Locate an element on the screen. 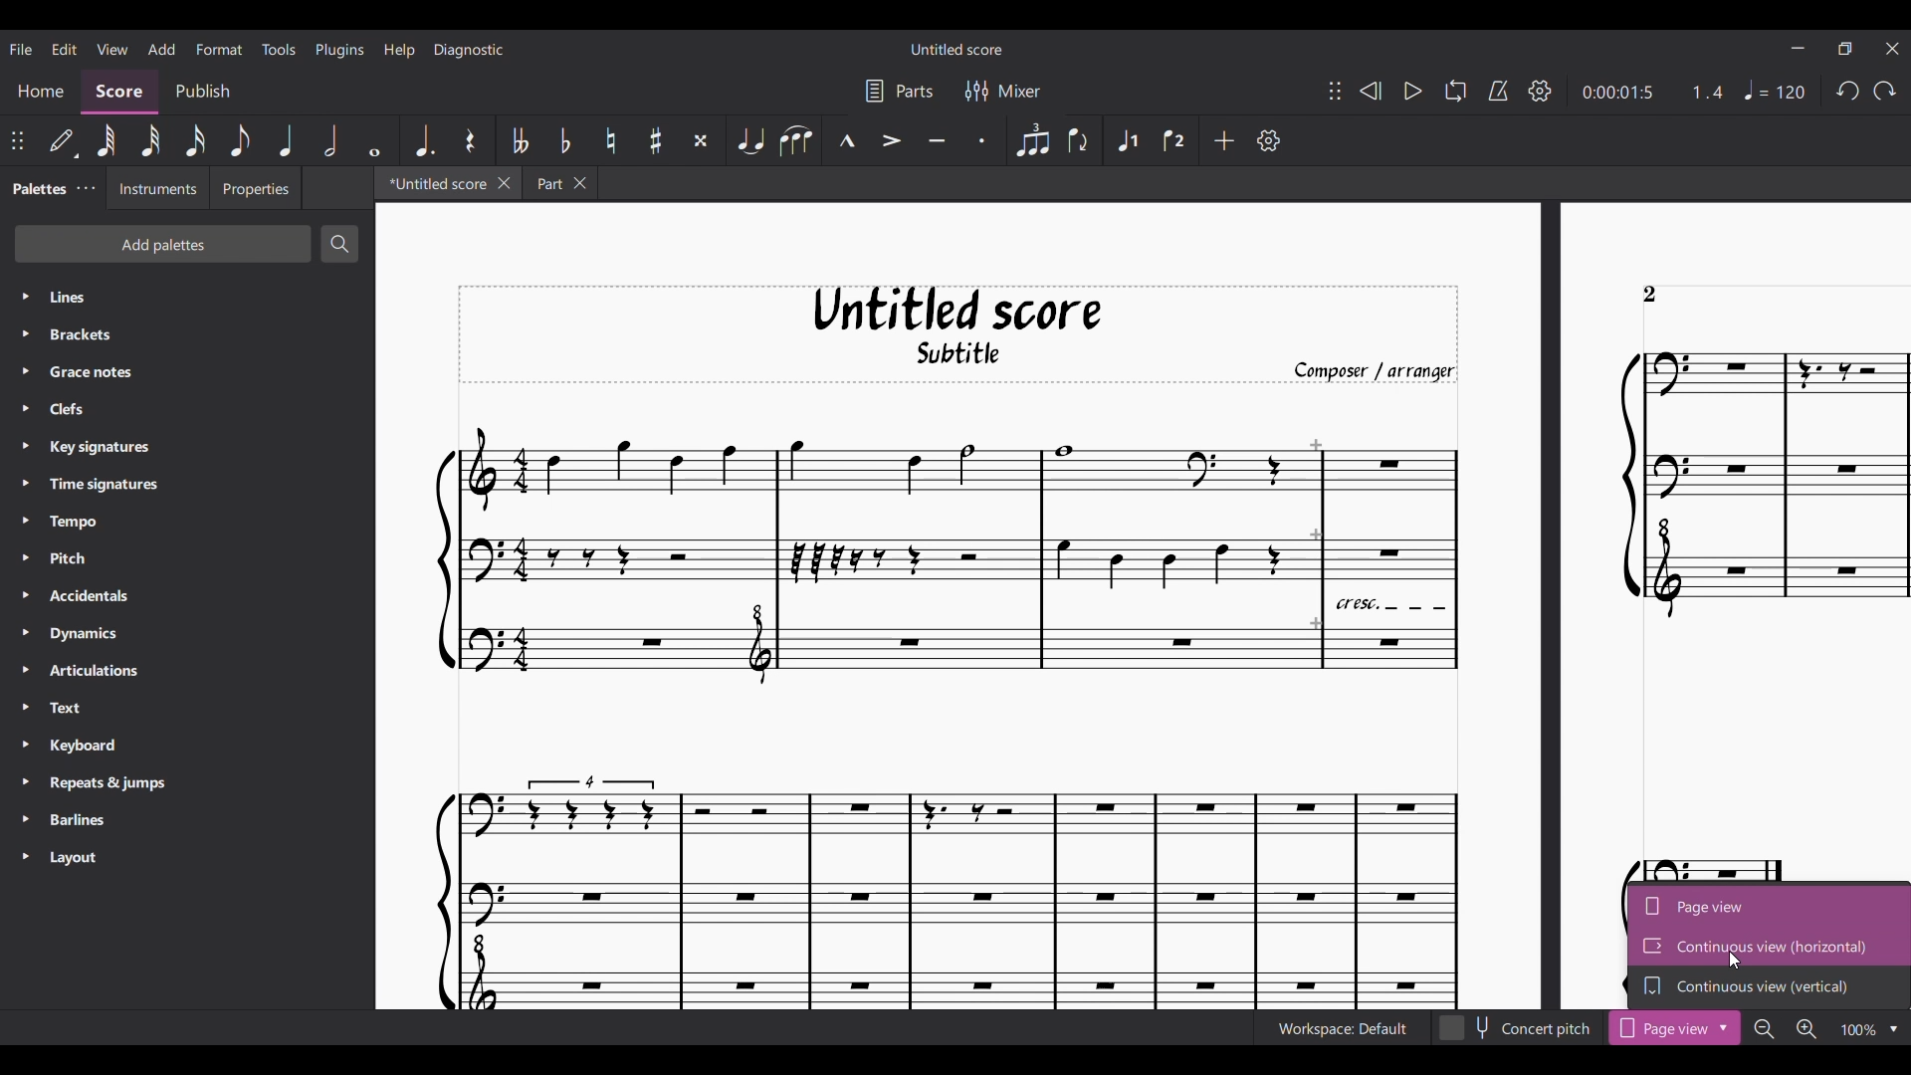  Tempo is located at coordinates (1774, 91).